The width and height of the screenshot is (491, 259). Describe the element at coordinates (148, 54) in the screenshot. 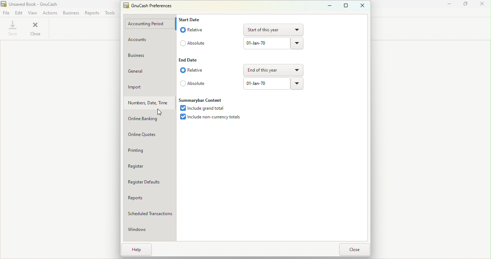

I see `Business` at that location.